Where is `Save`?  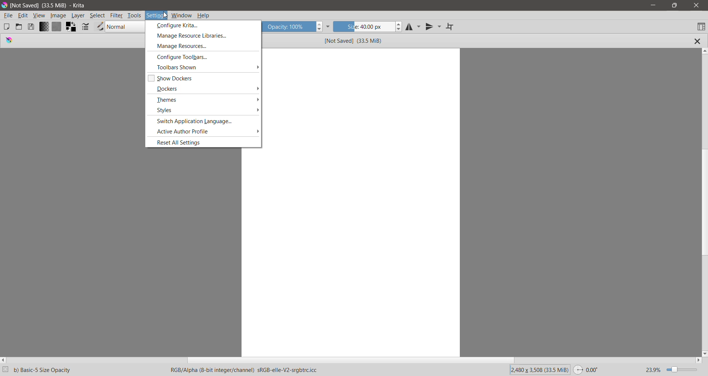 Save is located at coordinates (32, 27).